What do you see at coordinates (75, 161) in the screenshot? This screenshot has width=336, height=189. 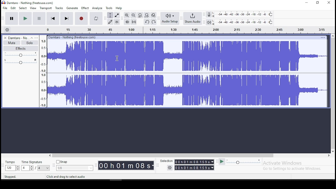 I see `snap` at bounding box center [75, 161].